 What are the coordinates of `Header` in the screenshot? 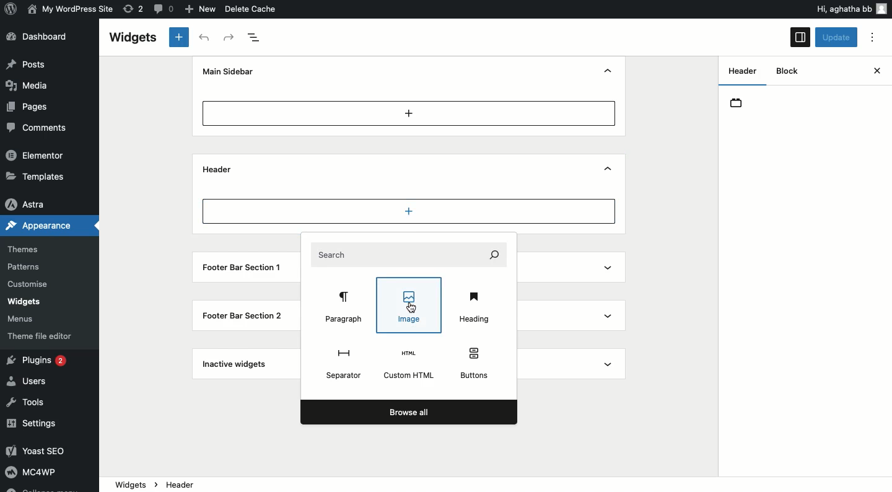 It's located at (738, 103).